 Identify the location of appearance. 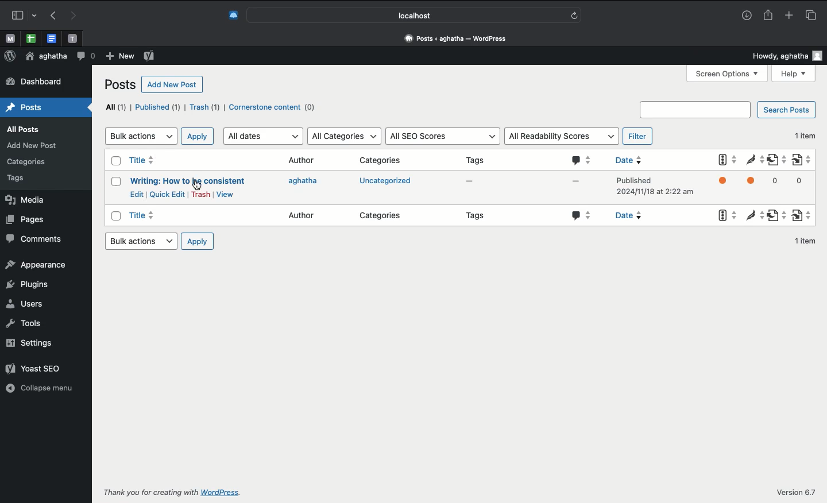
(38, 265).